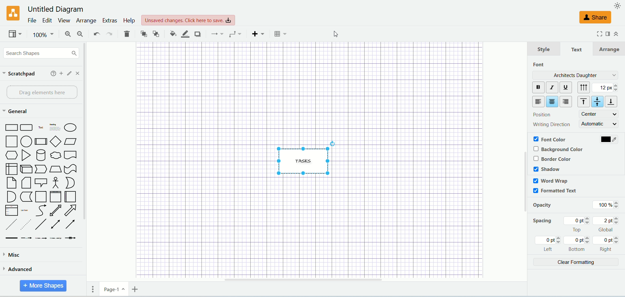  Describe the element at coordinates (599, 114) in the screenshot. I see `centre` at that location.